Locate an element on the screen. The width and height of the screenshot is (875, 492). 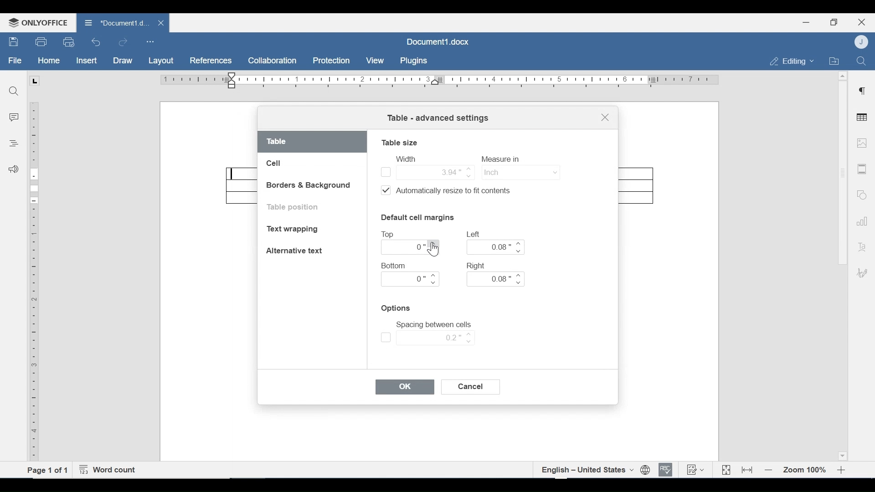
Width is located at coordinates (405, 159).